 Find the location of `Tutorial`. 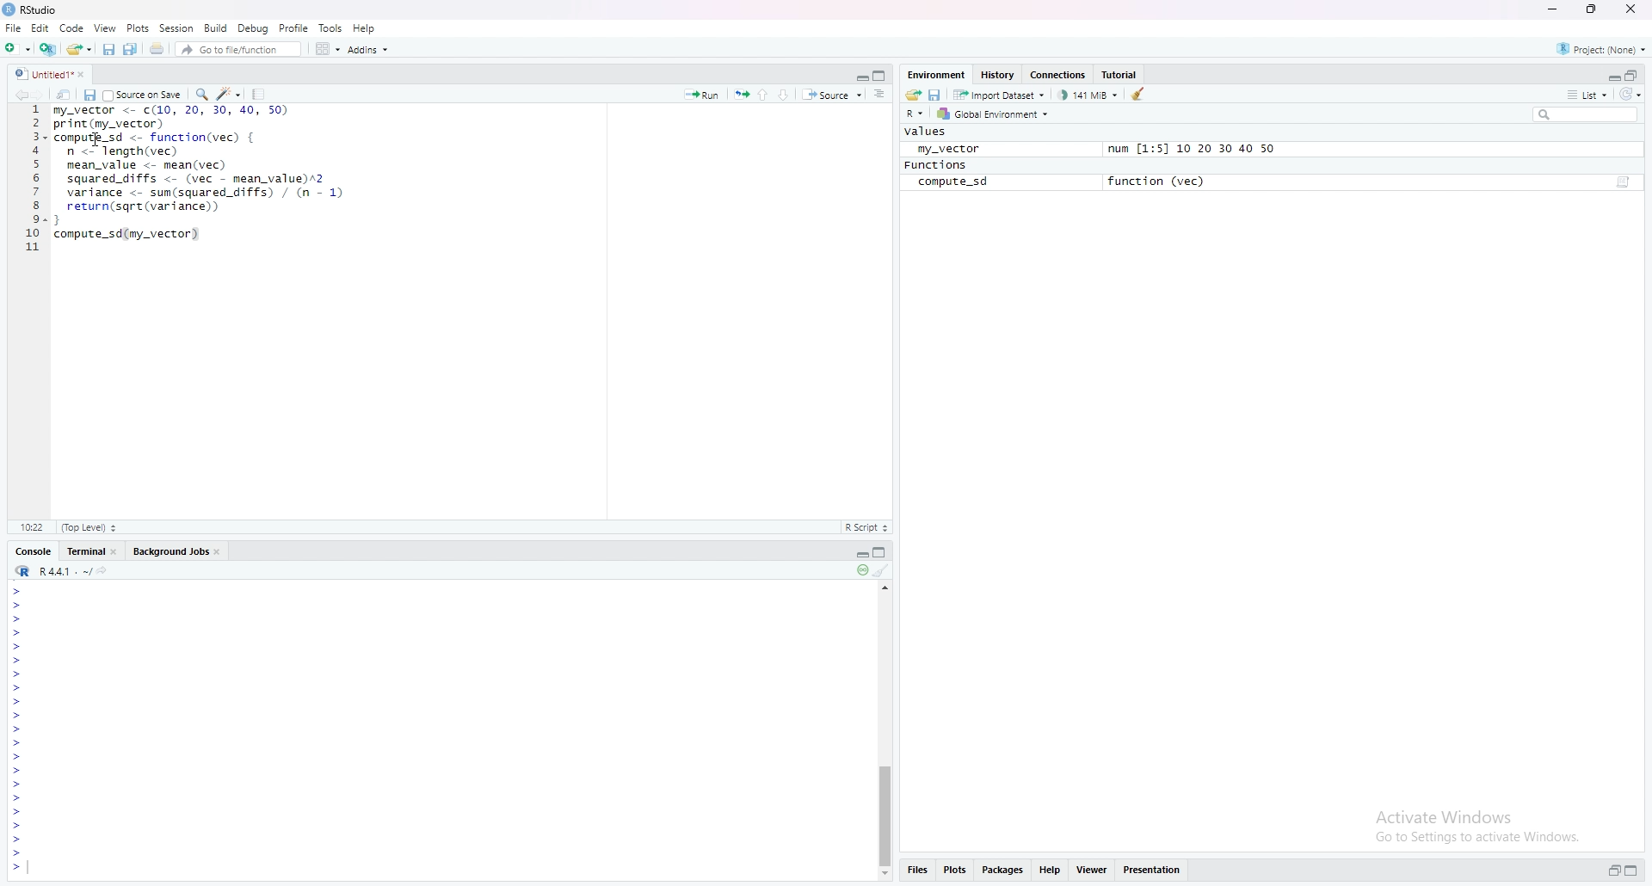

Tutorial is located at coordinates (1121, 73).